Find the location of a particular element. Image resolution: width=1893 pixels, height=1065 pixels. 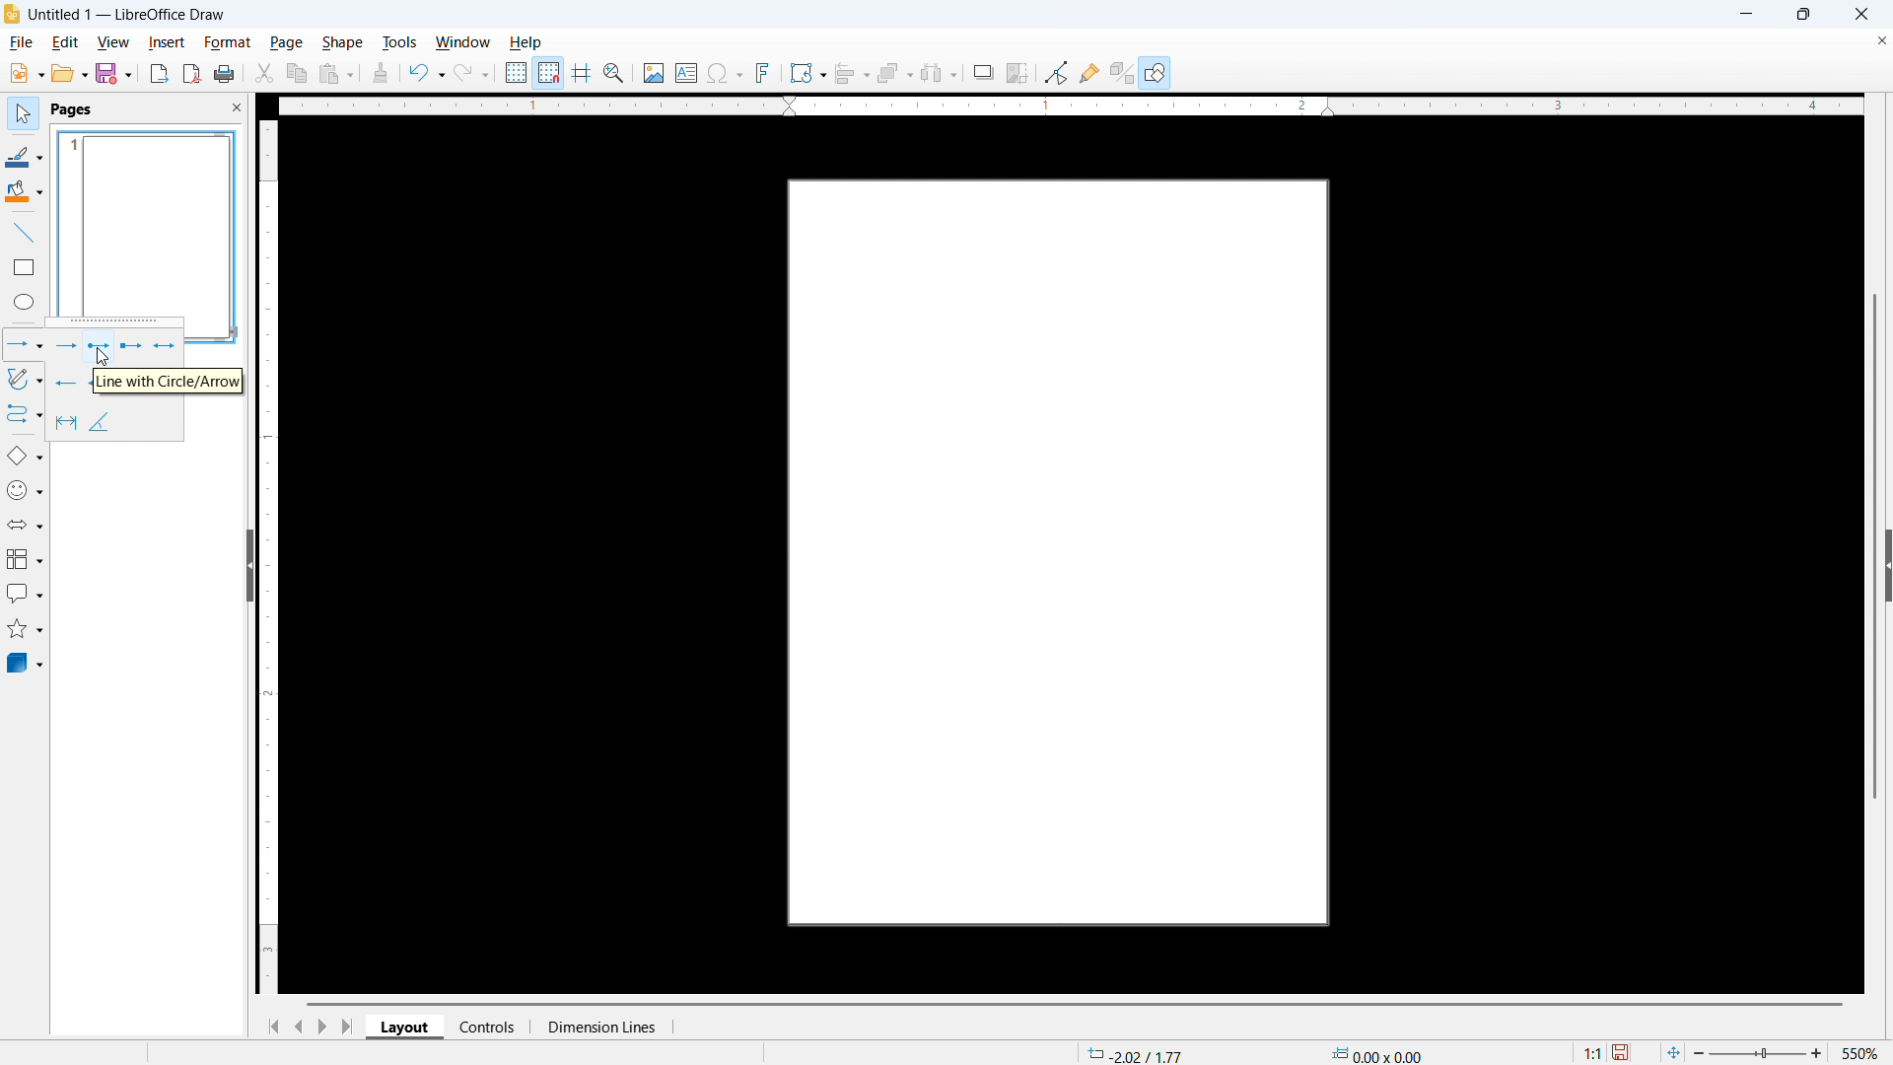

Fit to page  is located at coordinates (1672, 1049).